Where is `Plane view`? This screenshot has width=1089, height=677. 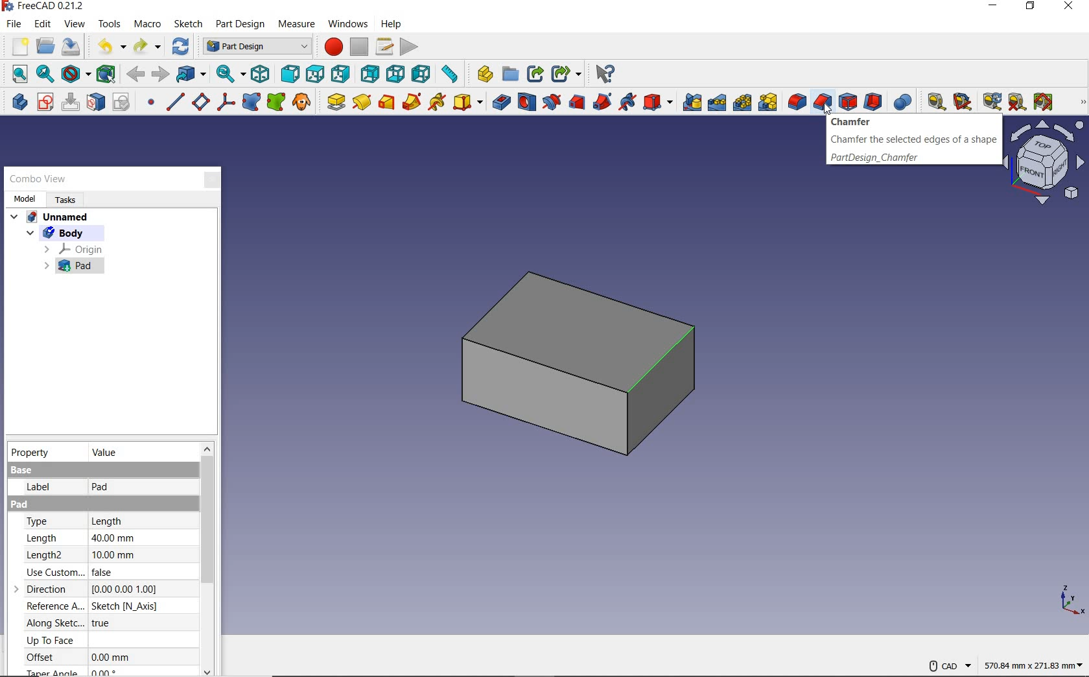
Plane view is located at coordinates (1046, 163).